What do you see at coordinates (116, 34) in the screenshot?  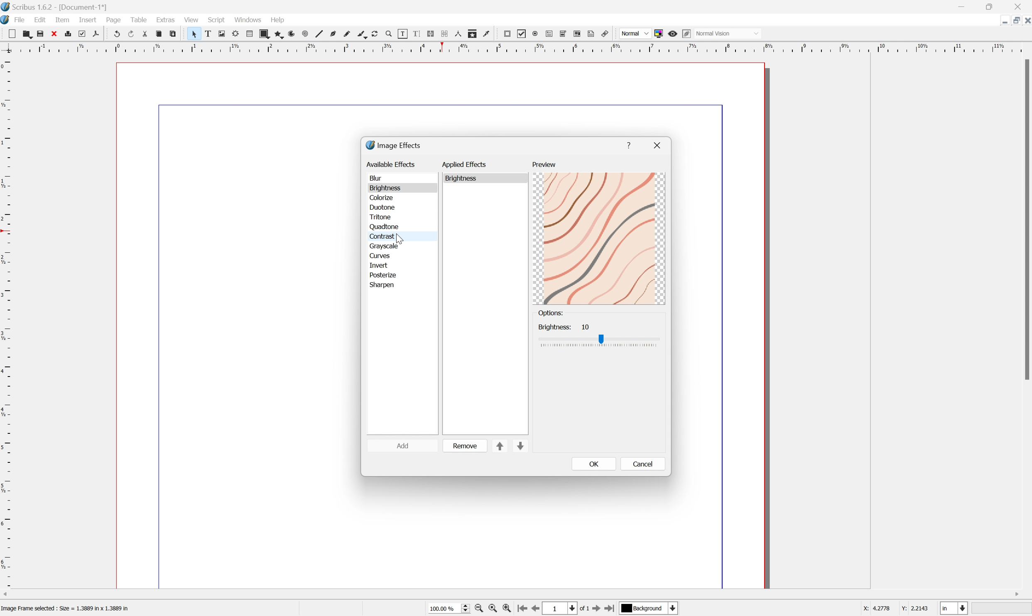 I see `Undo` at bounding box center [116, 34].